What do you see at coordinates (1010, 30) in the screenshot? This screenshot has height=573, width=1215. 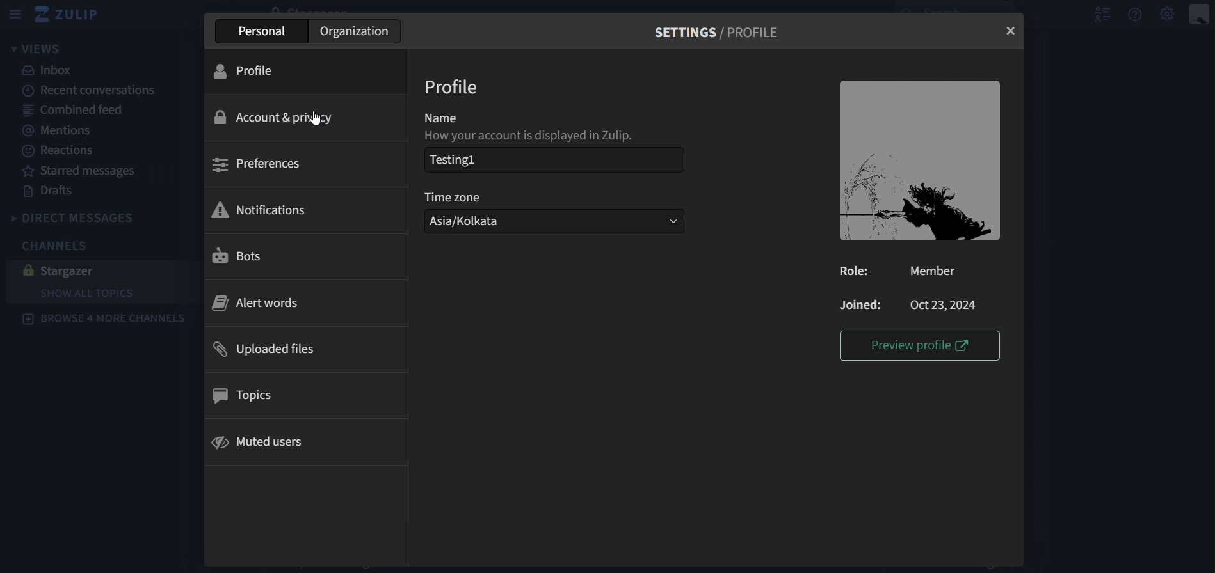 I see `close` at bounding box center [1010, 30].